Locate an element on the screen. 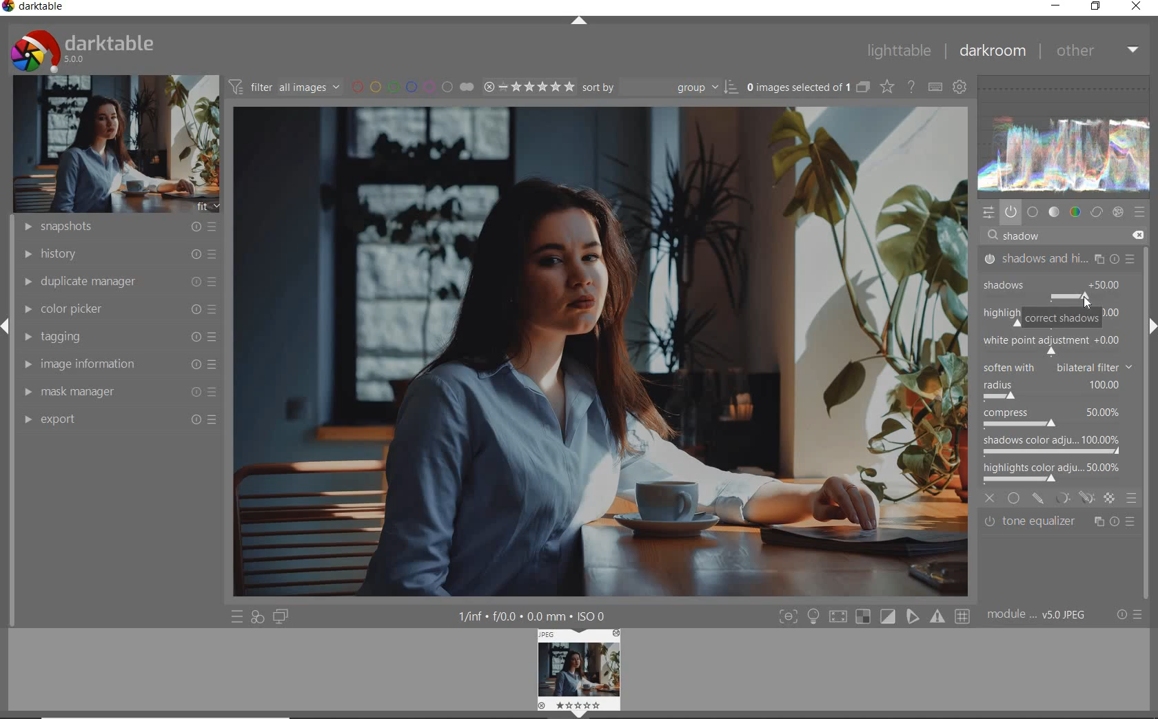 This screenshot has width=1158, height=719. image is located at coordinates (111, 145).